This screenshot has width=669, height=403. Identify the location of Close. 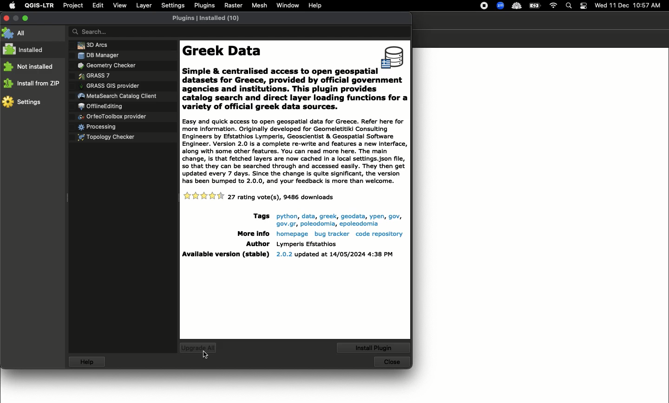
(392, 362).